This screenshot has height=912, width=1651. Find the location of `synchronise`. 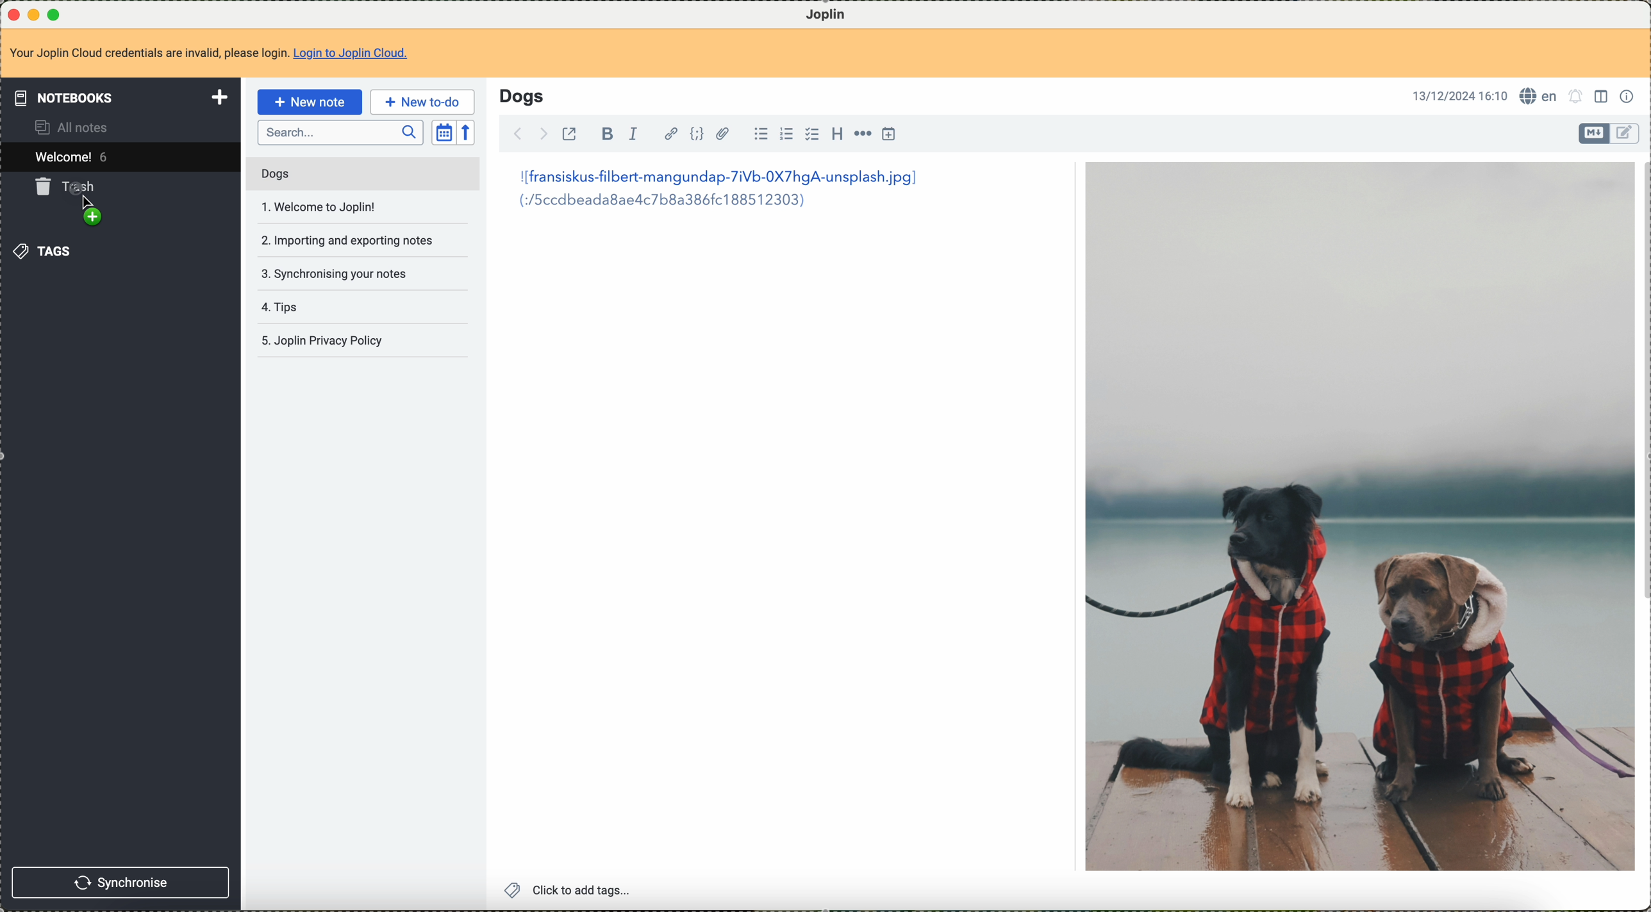

synchronise is located at coordinates (120, 884).